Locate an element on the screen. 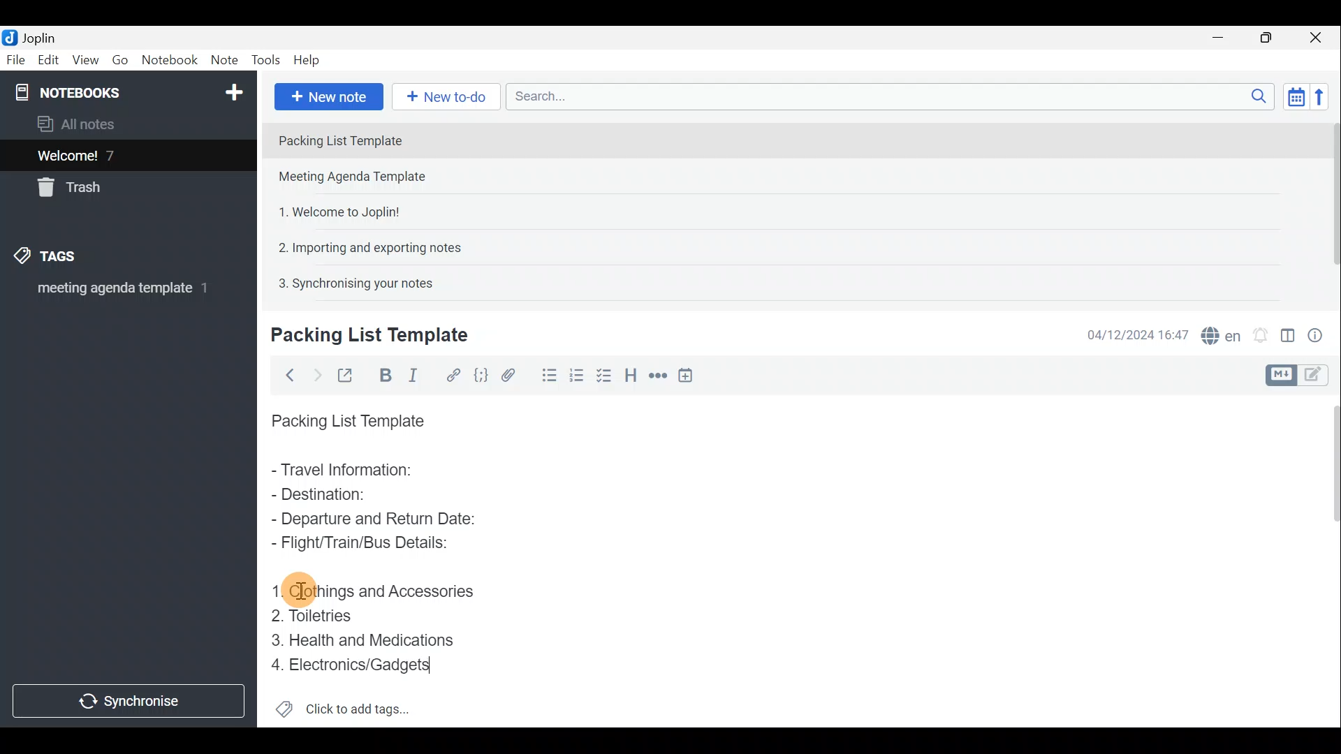 Image resolution: width=1341 pixels, height=754 pixels. Checkbox is located at coordinates (576, 373).